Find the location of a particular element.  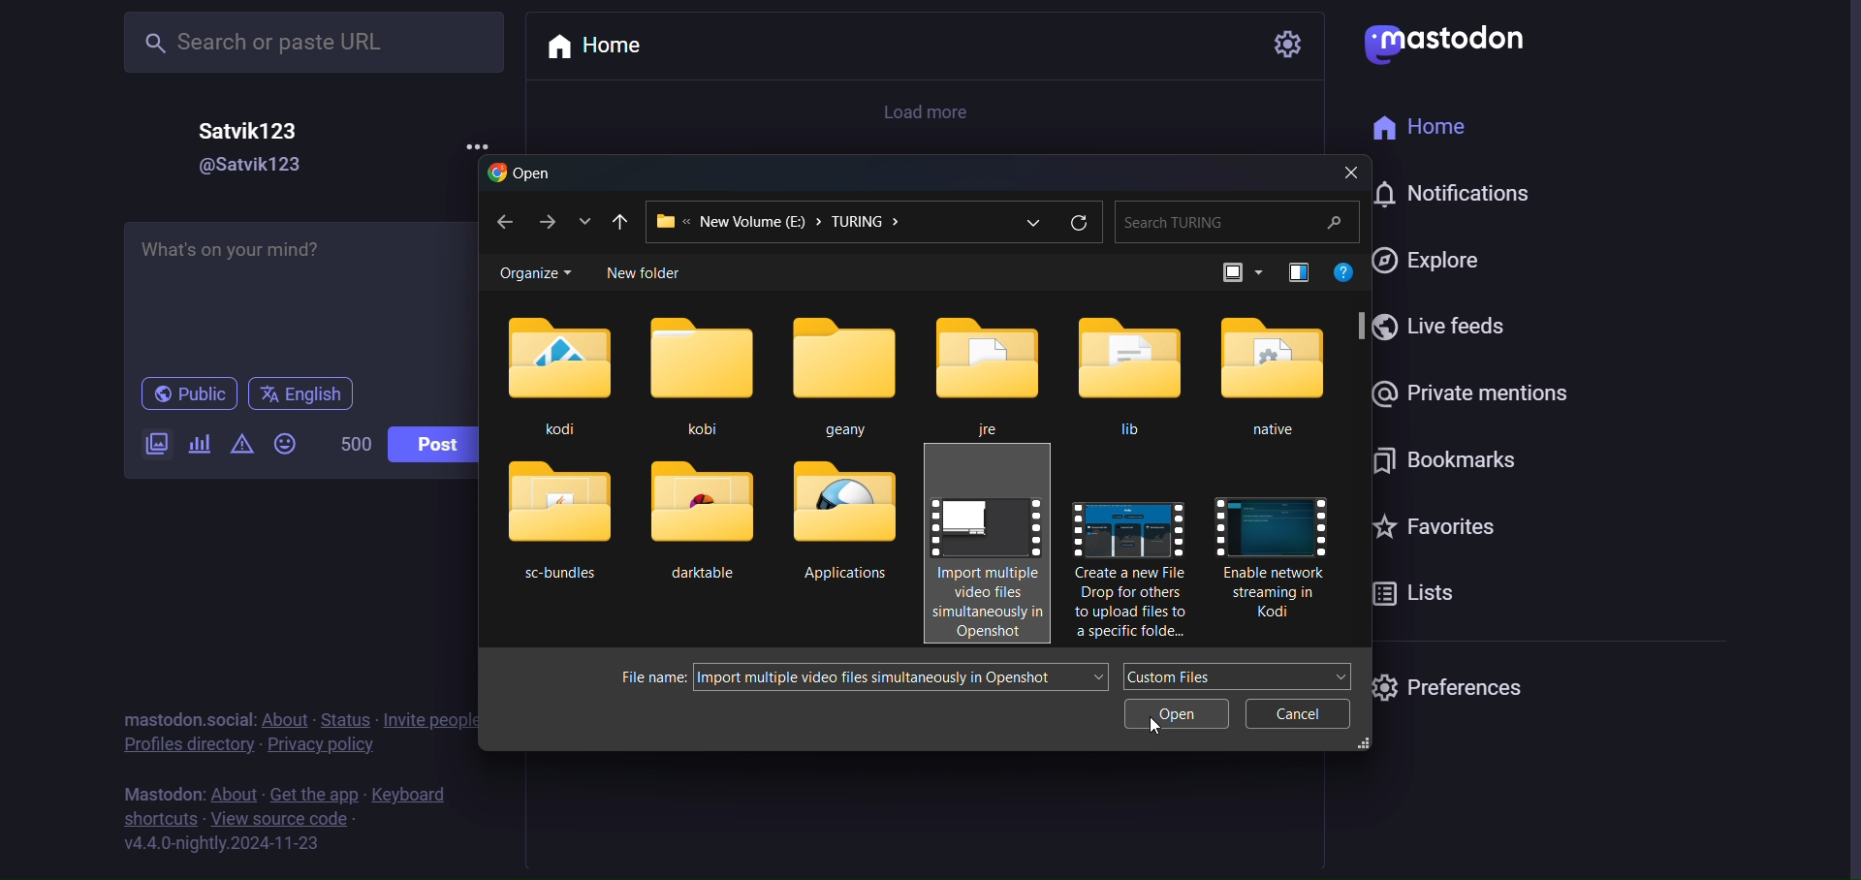

privacy policy is located at coordinates (319, 746).